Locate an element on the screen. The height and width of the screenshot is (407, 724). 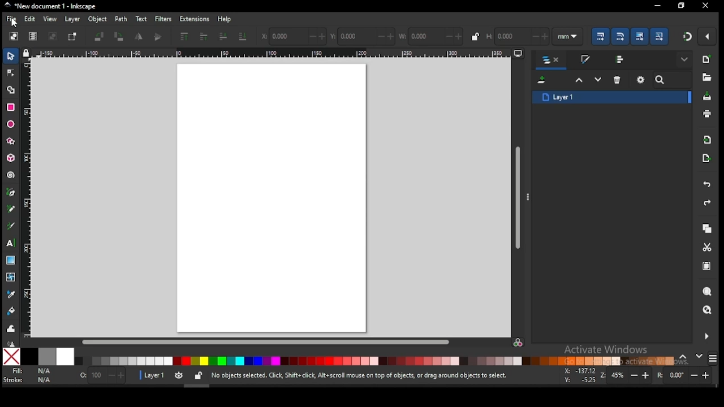
white is located at coordinates (65, 356).